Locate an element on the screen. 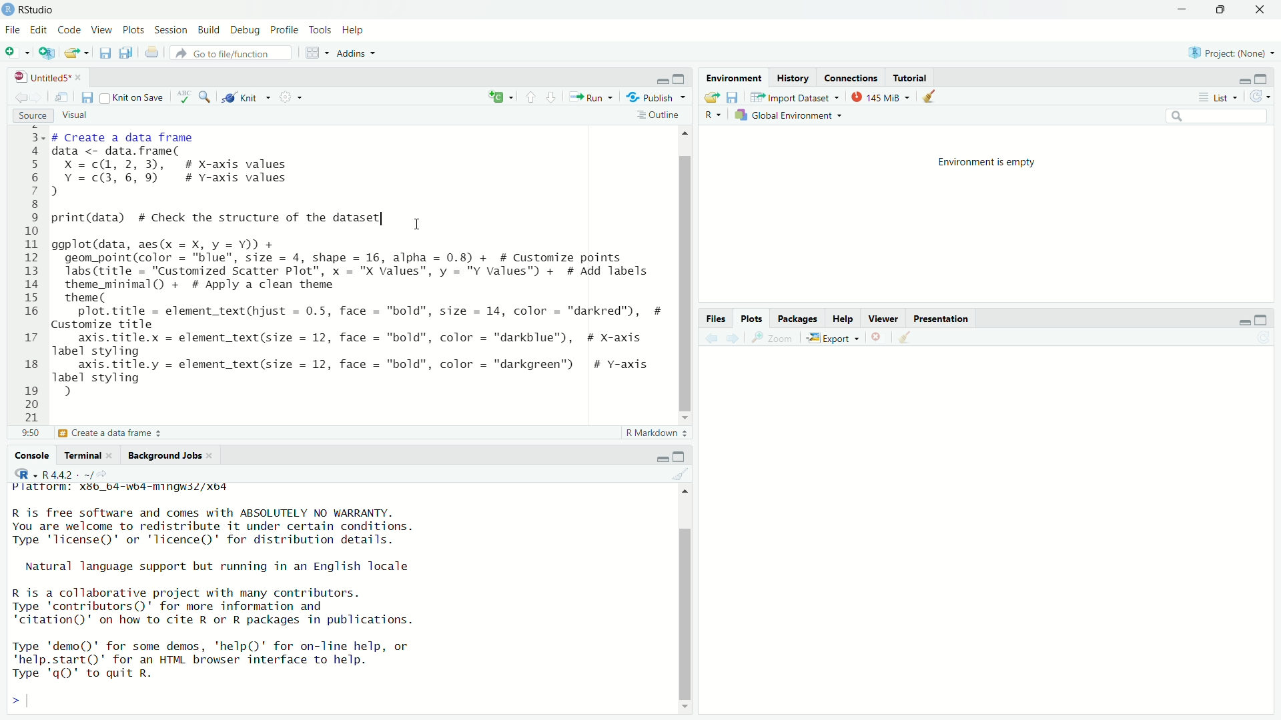 The image size is (1281, 720). Create a project is located at coordinates (48, 53).